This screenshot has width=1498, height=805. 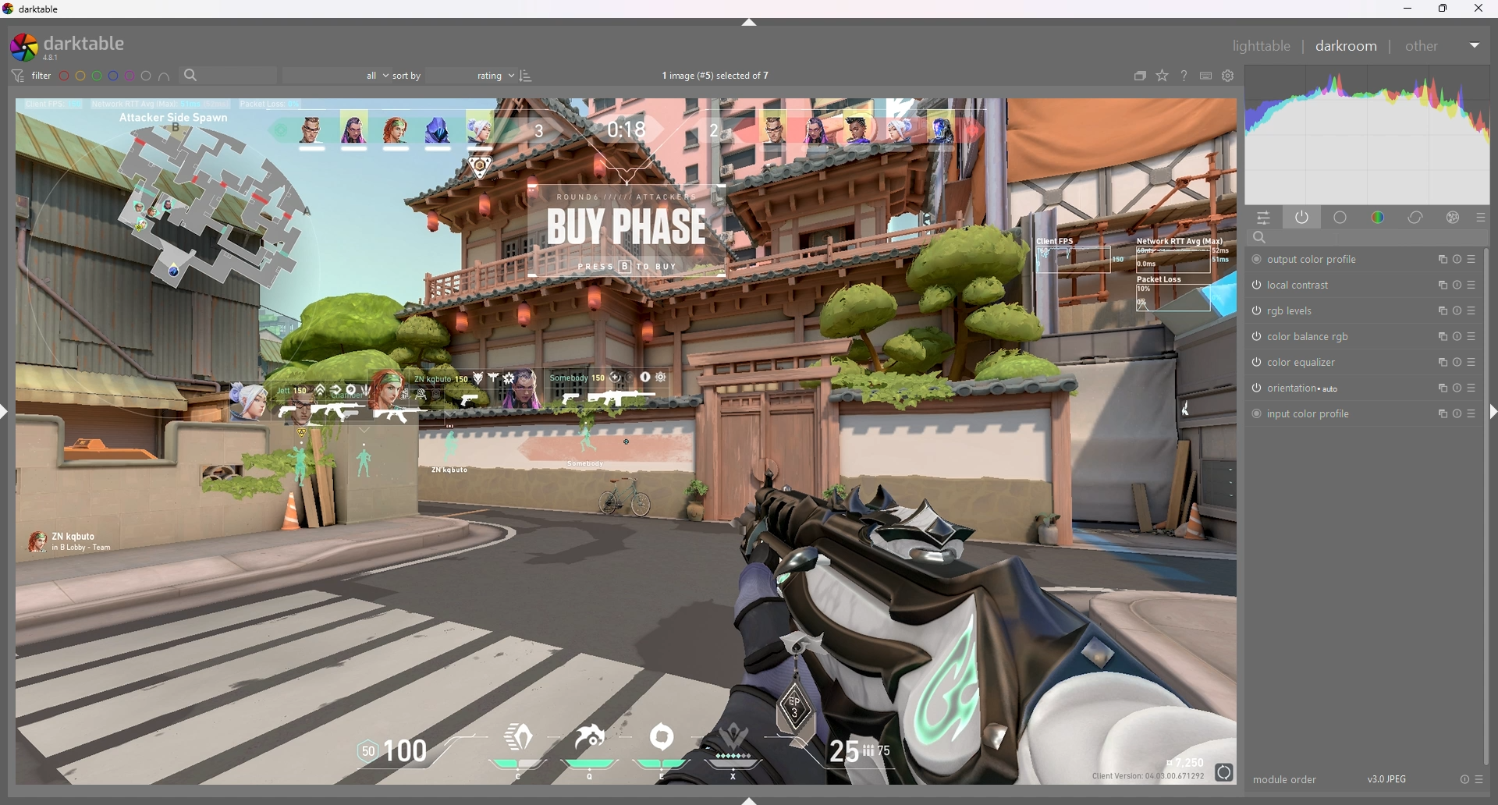 I want to click on orientation, so click(x=1300, y=388).